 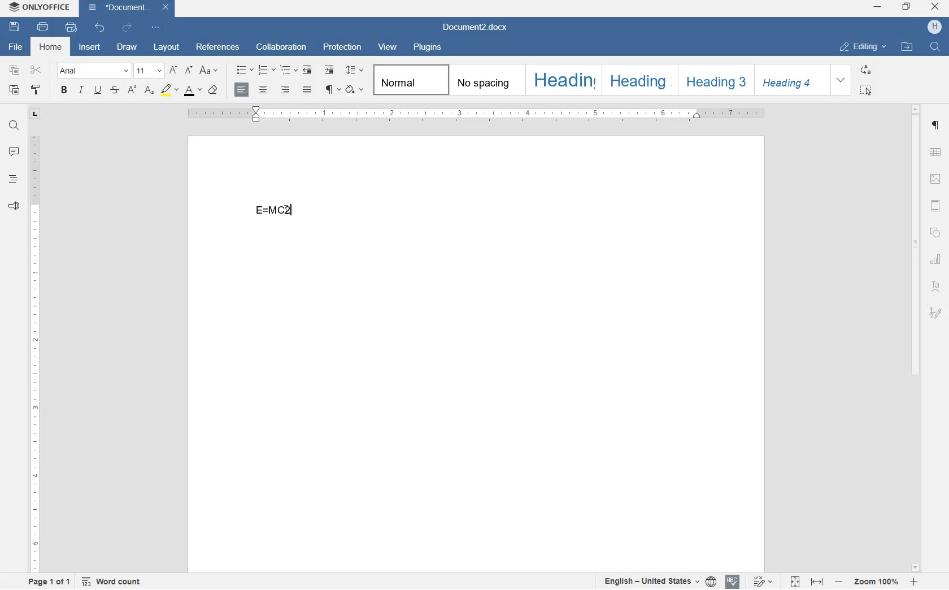 What do you see at coordinates (194, 90) in the screenshot?
I see `font color` at bounding box center [194, 90].